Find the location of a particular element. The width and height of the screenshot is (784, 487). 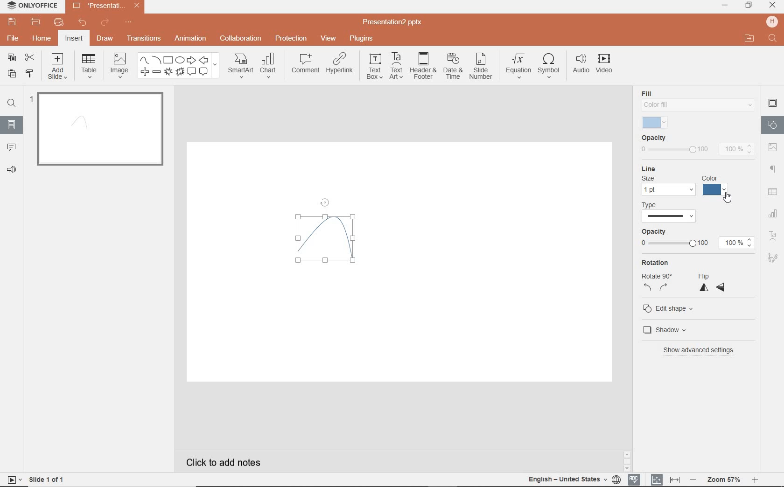

ADD SLIDE is located at coordinates (58, 68).